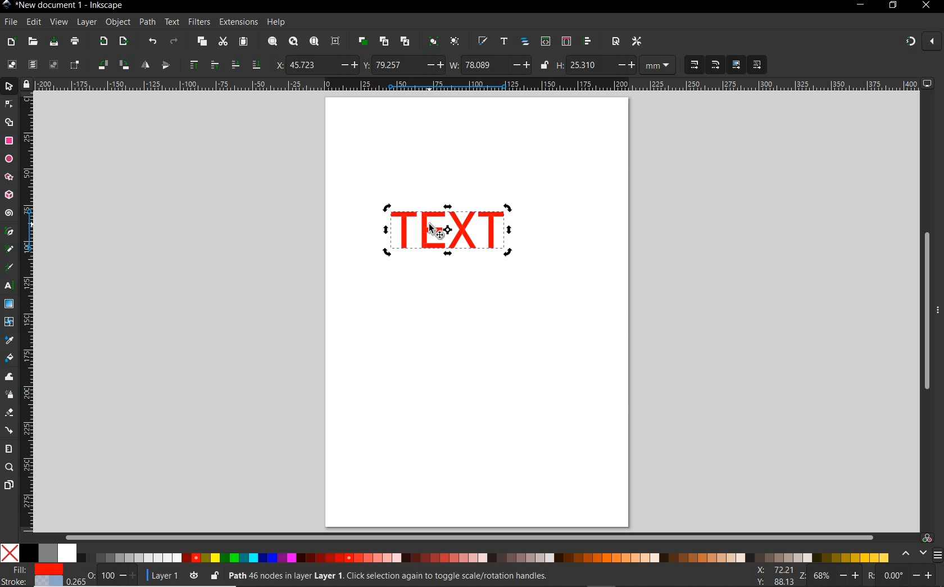 This screenshot has width=944, height=587. What do you see at coordinates (63, 5) in the screenshot?
I see `FILE NAME` at bounding box center [63, 5].